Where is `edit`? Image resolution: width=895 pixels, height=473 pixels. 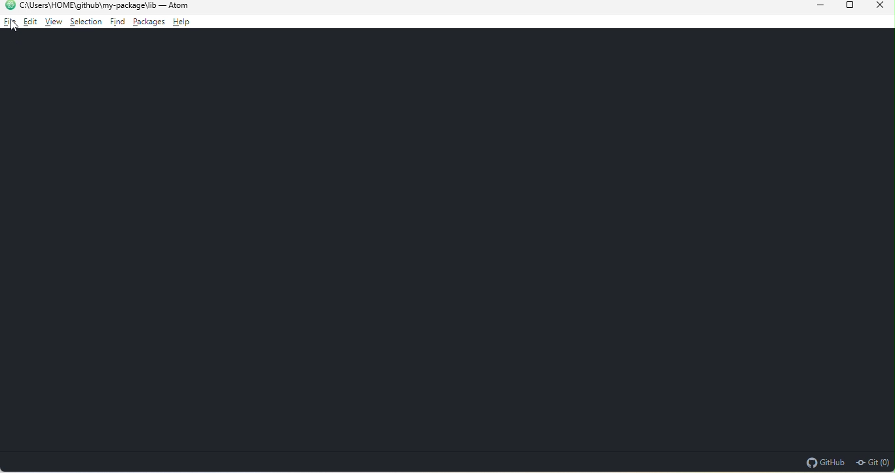
edit is located at coordinates (29, 22).